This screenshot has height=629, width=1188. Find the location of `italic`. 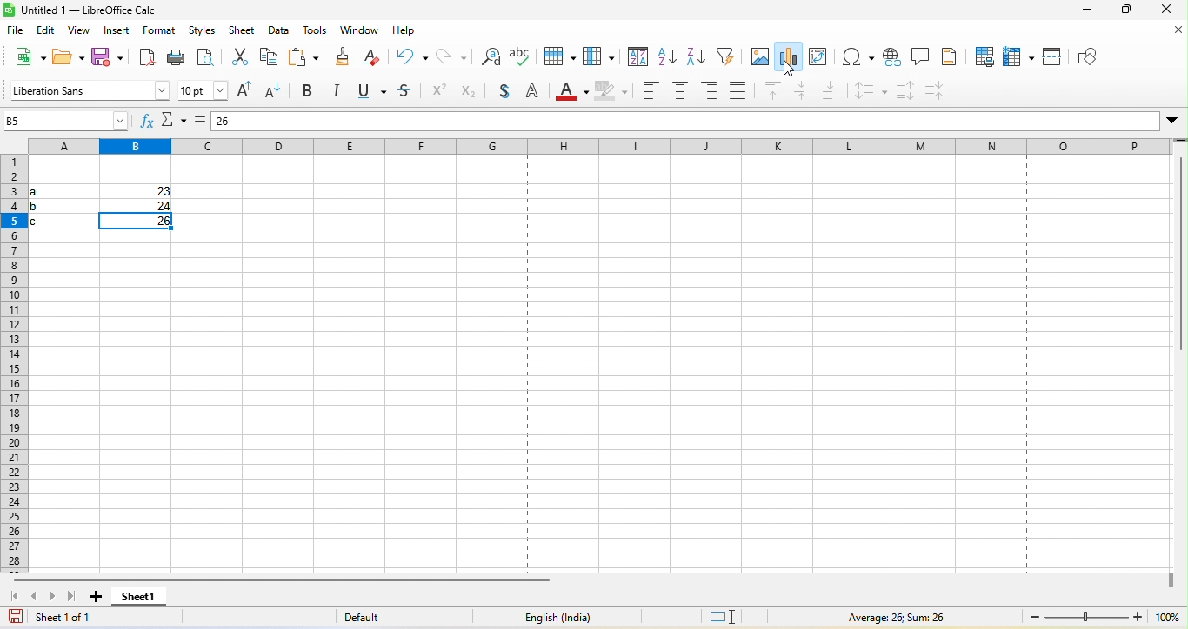

italic is located at coordinates (340, 91).